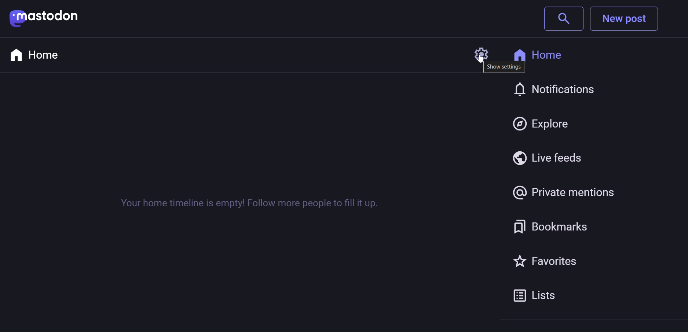 The width and height of the screenshot is (688, 332). I want to click on search, so click(563, 19).